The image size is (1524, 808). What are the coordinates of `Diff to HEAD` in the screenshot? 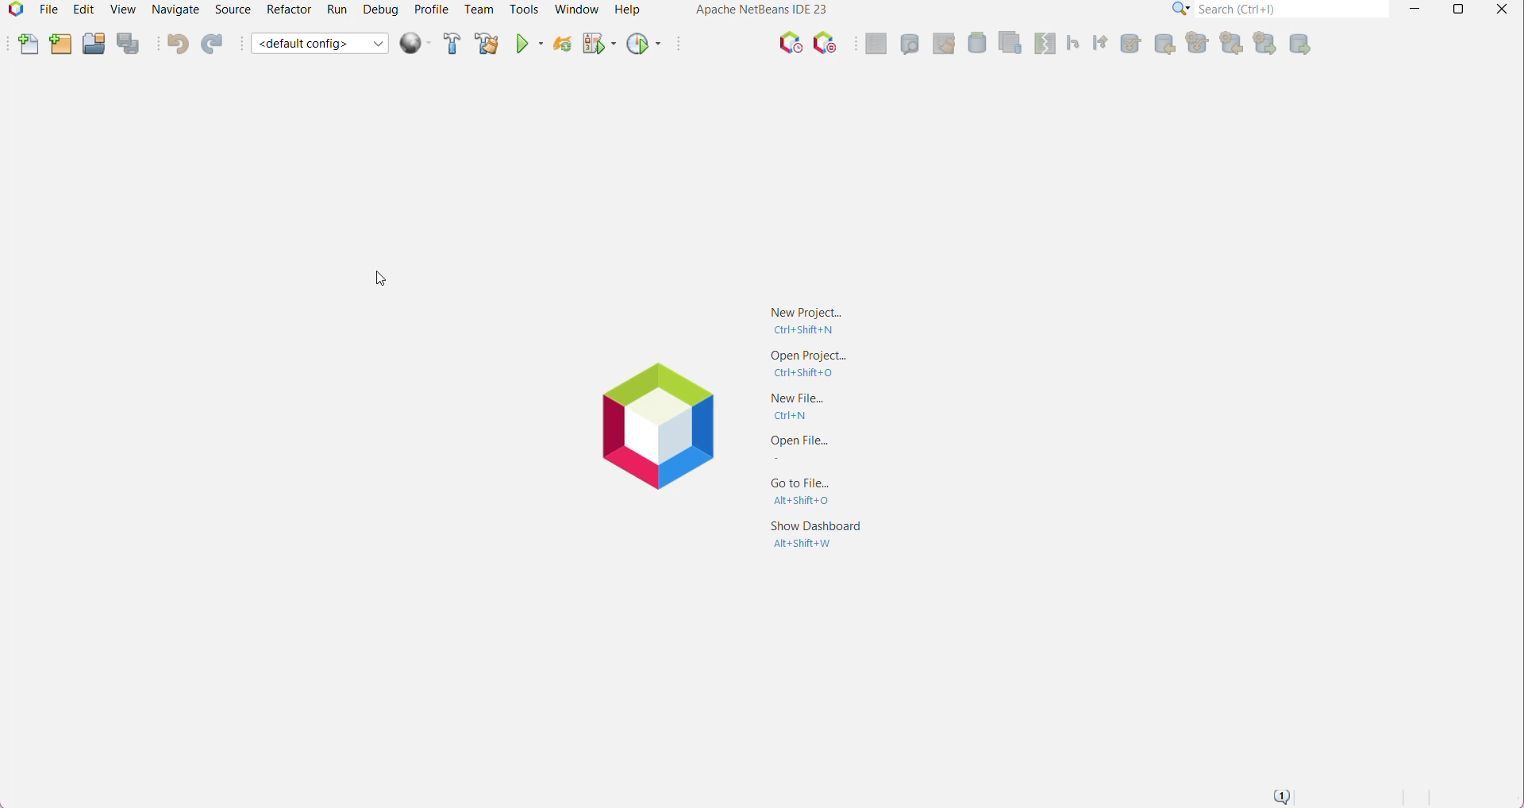 It's located at (1043, 44).